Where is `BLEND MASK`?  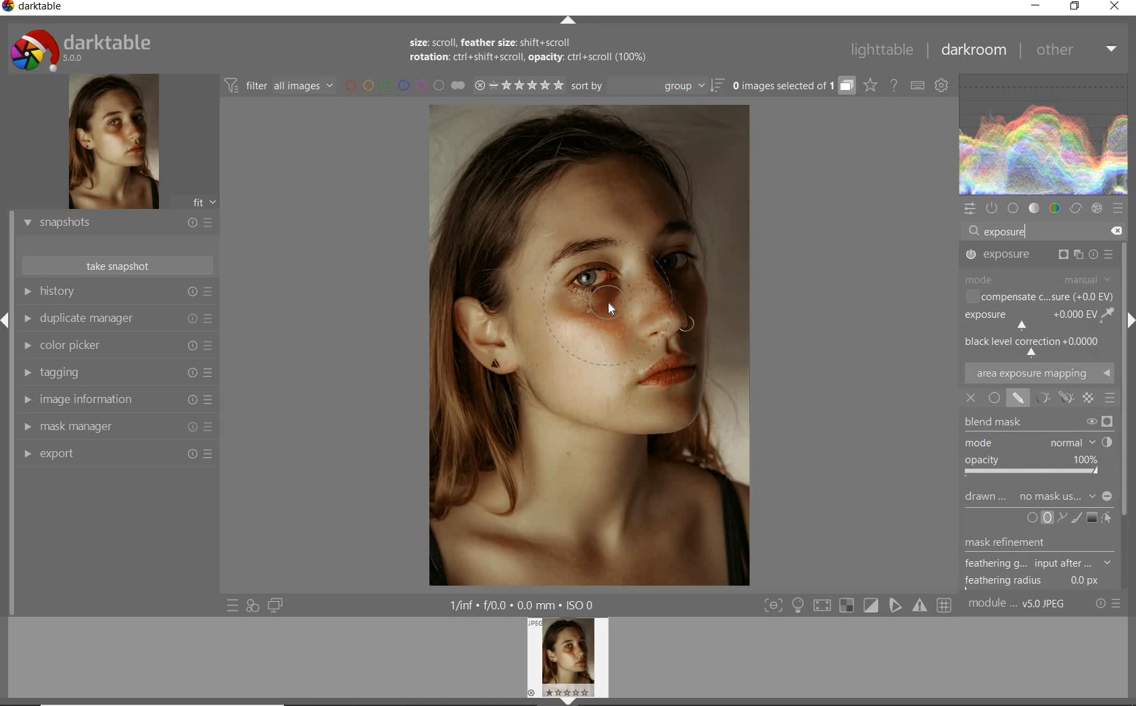
BLEND MASK is located at coordinates (1038, 422).